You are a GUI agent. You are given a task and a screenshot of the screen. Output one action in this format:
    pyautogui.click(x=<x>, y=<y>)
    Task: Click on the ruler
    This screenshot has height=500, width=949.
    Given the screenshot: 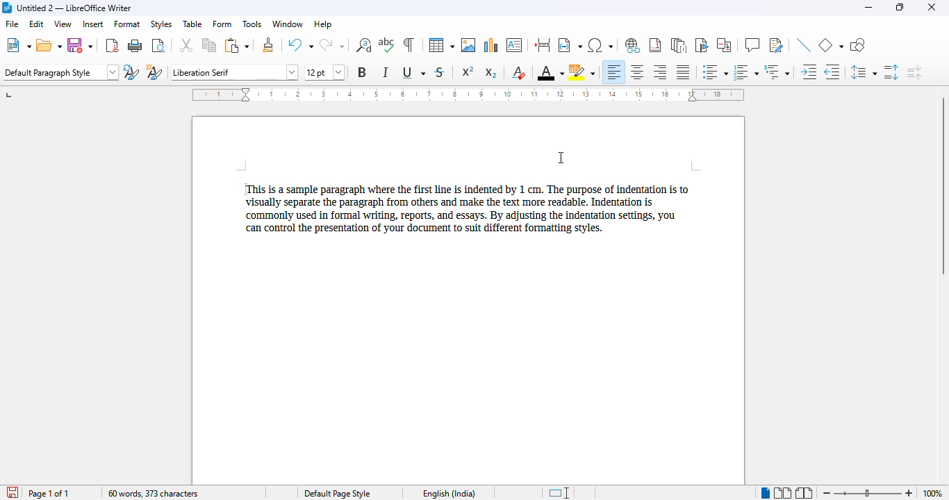 What is the action you would take?
    pyautogui.click(x=468, y=94)
    